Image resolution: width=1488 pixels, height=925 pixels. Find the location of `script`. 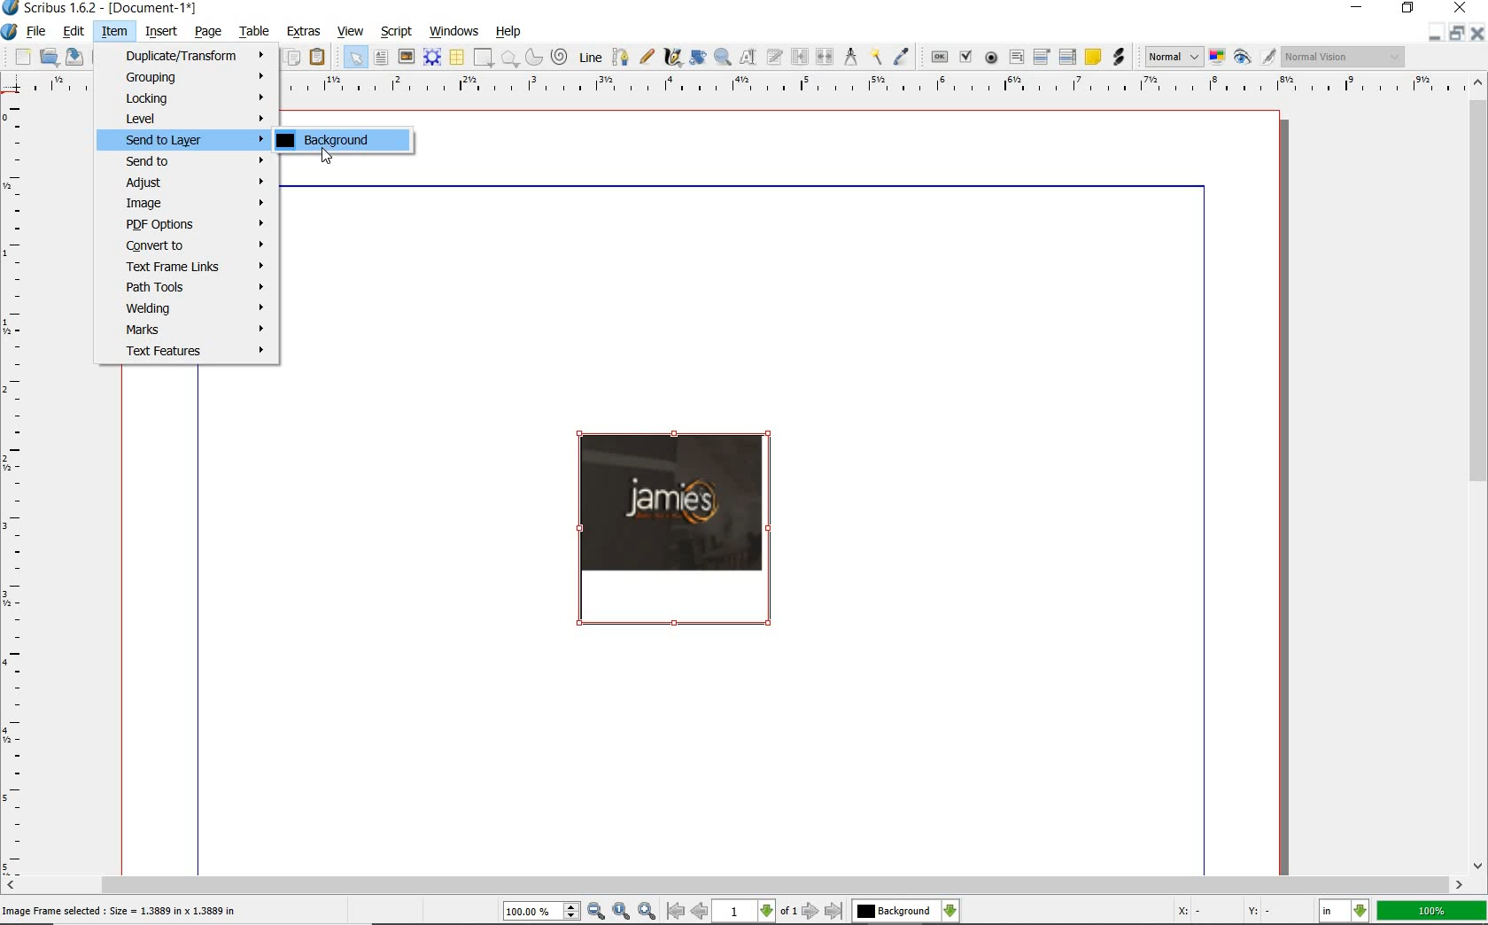

script is located at coordinates (398, 31).